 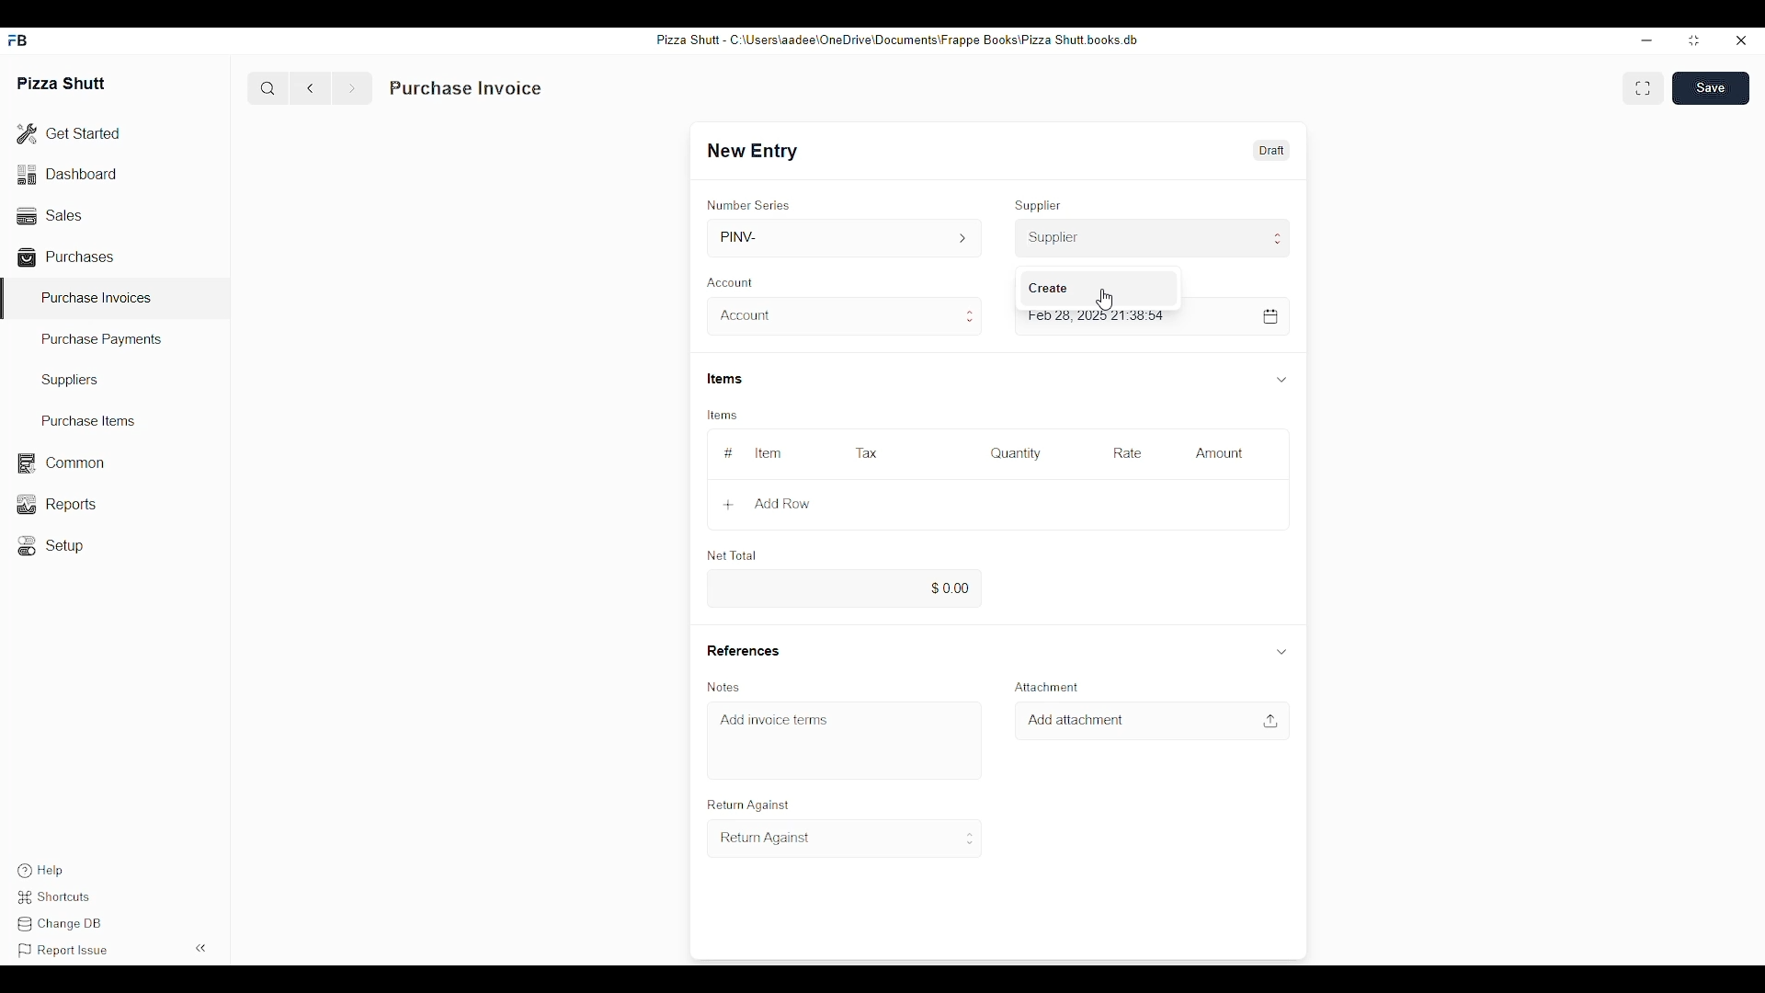 I want to click on Sales, so click(x=48, y=213).